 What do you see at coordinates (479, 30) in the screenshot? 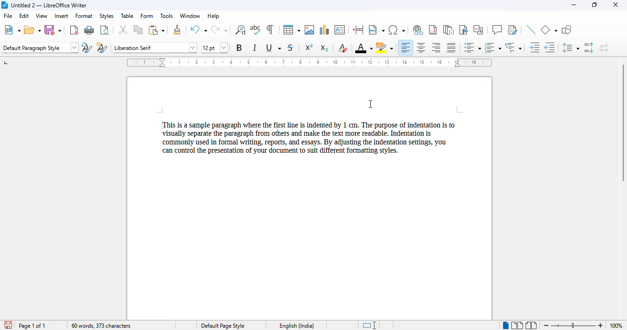
I see `insert cross-reference` at bounding box center [479, 30].